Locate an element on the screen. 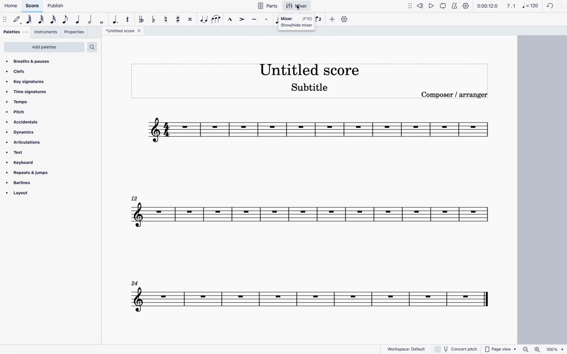 Image resolution: width=567 pixels, height=354 pixels. toggle sharp is located at coordinates (179, 20).